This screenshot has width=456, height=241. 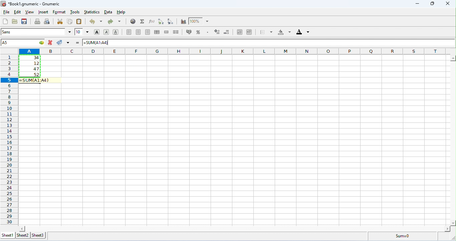 I want to click on center horizontally across the selection, so click(x=157, y=32).